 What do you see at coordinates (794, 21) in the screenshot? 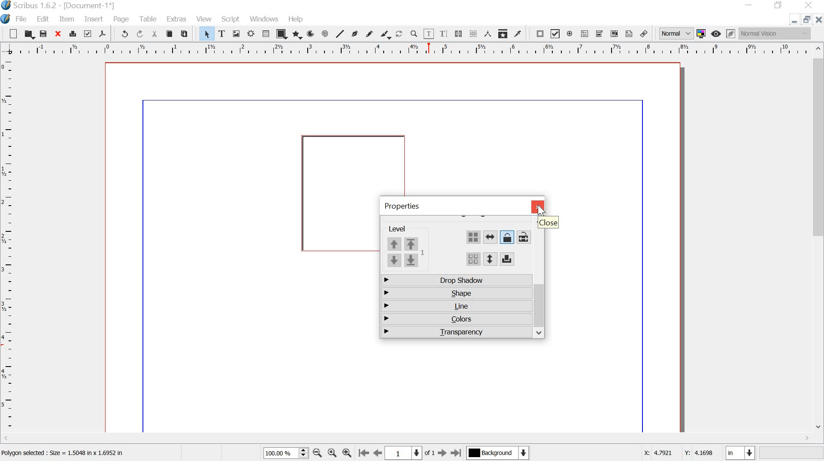
I see `minimize` at bounding box center [794, 21].